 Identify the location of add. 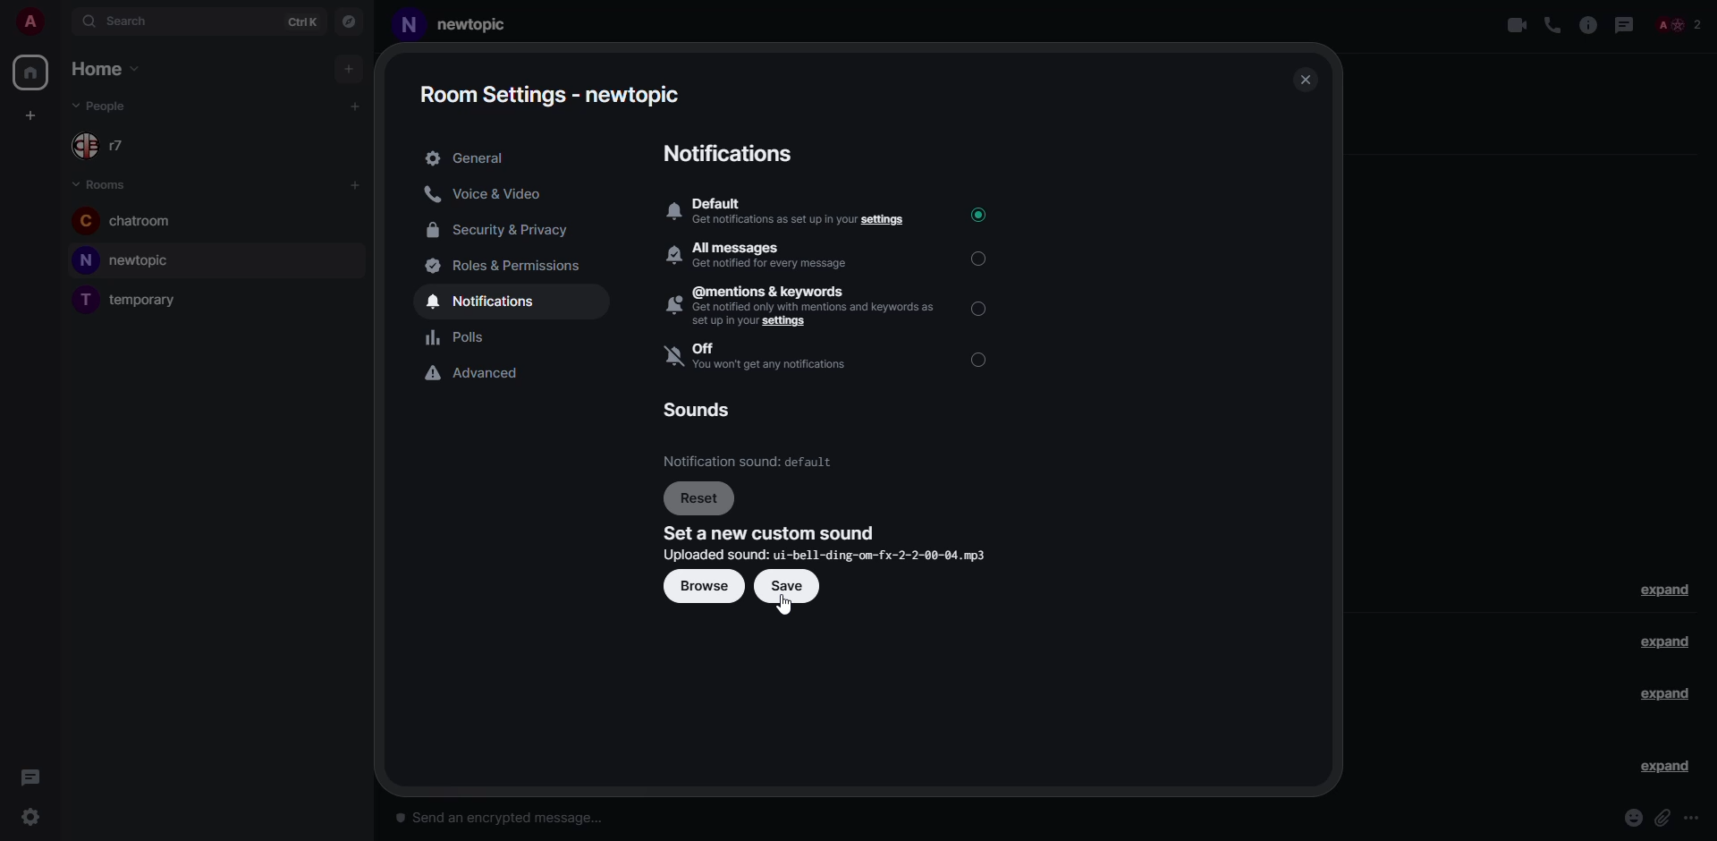
(352, 184).